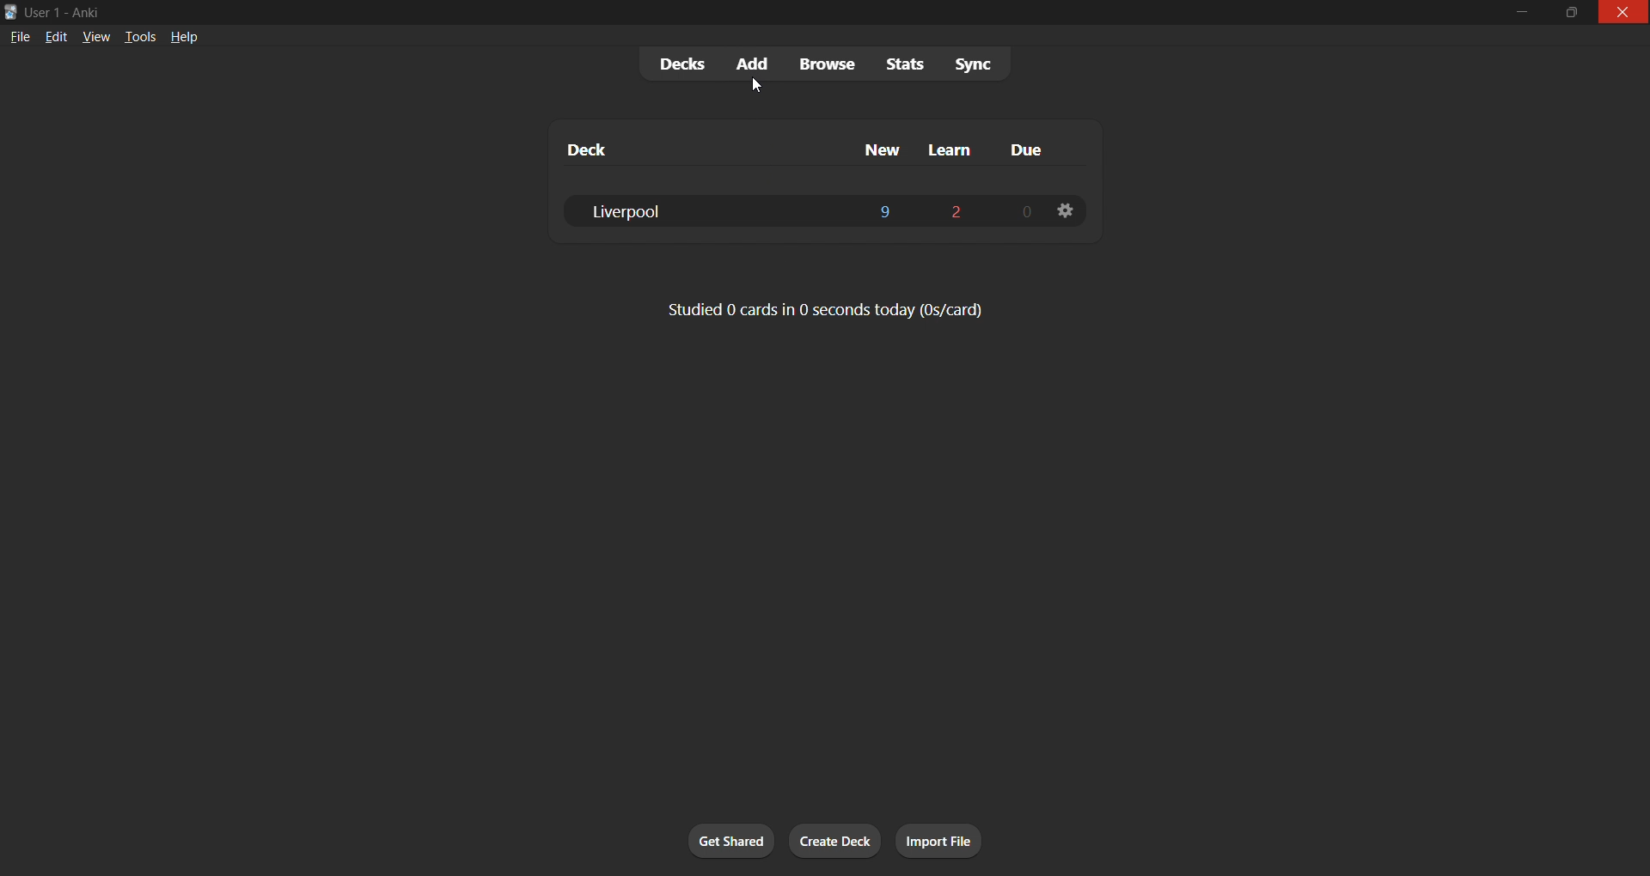 The width and height of the screenshot is (1650, 876). What do you see at coordinates (831, 63) in the screenshot?
I see `browse` at bounding box center [831, 63].